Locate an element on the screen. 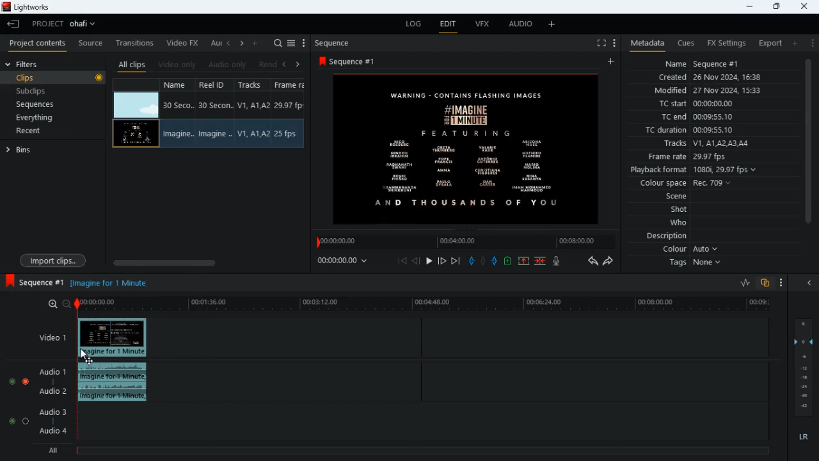  time is located at coordinates (345, 261).